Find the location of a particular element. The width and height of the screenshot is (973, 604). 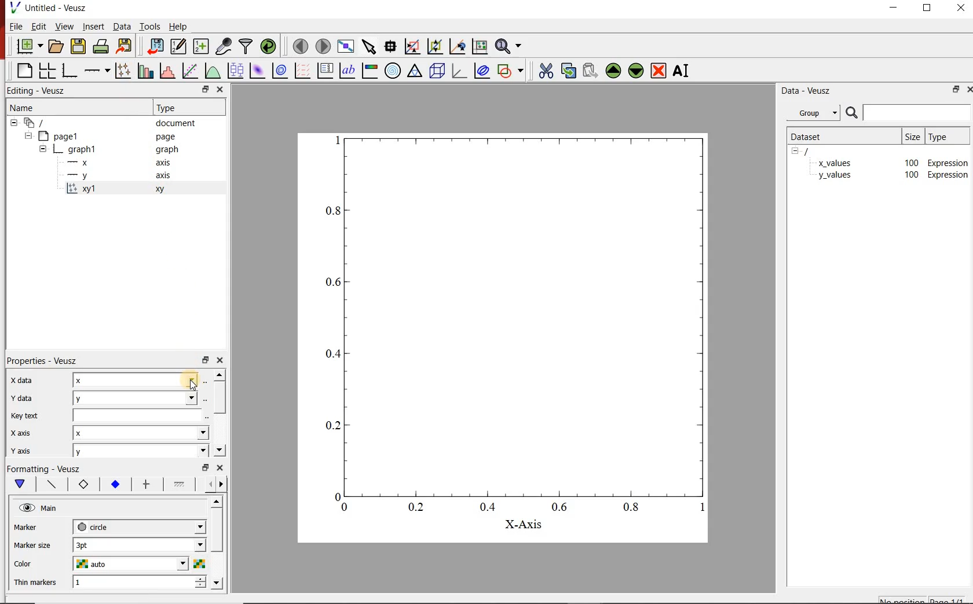

vertical scrollbar is located at coordinates (220, 397).